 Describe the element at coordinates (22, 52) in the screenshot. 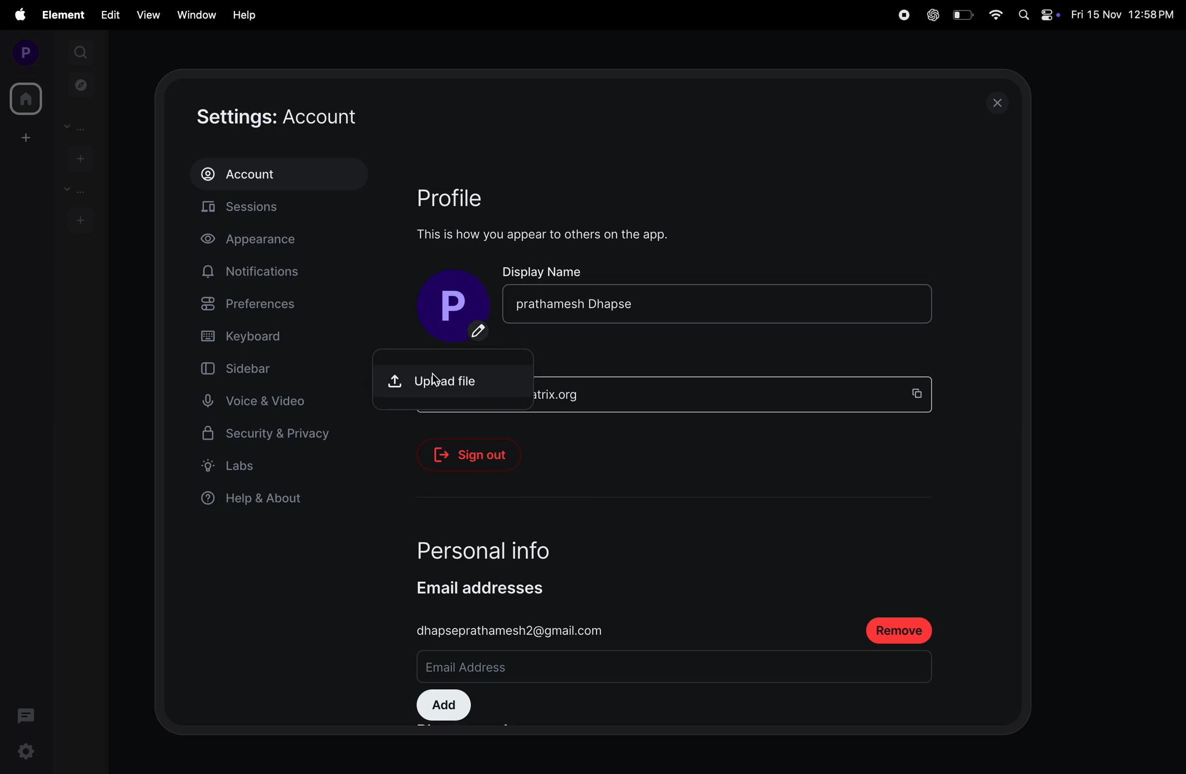

I see `profile` at that location.